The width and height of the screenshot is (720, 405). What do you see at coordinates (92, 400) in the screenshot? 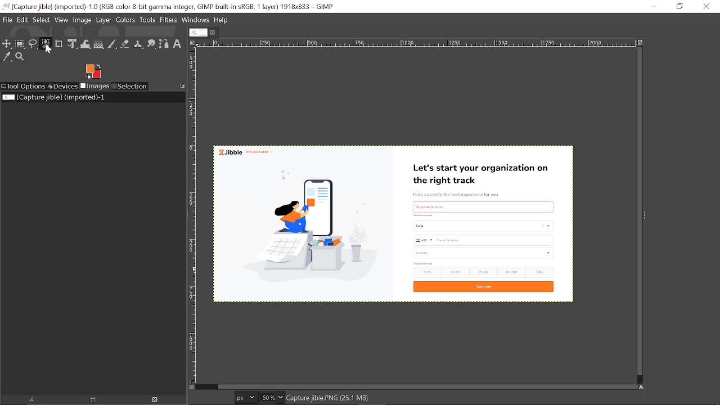
I see `new display for this image ` at bounding box center [92, 400].